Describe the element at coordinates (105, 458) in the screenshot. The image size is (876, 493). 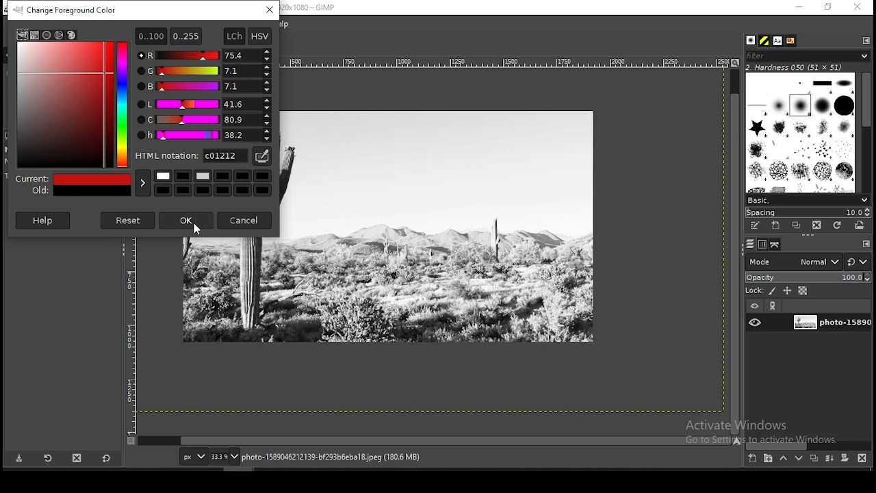
I see `reset to defaults` at that location.